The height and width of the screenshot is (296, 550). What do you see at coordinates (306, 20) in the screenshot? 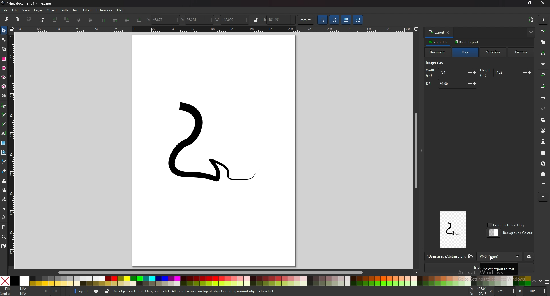
I see `units` at bounding box center [306, 20].